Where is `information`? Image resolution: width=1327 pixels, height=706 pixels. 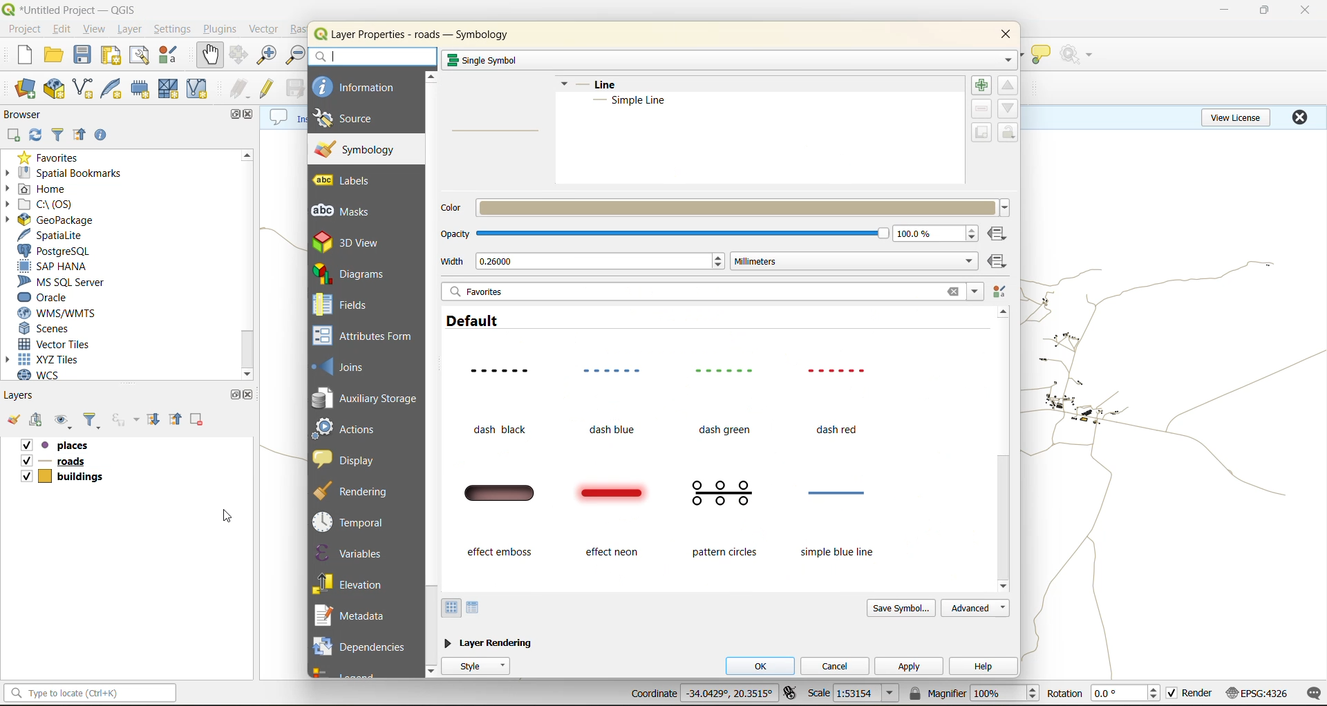 information is located at coordinates (359, 86).